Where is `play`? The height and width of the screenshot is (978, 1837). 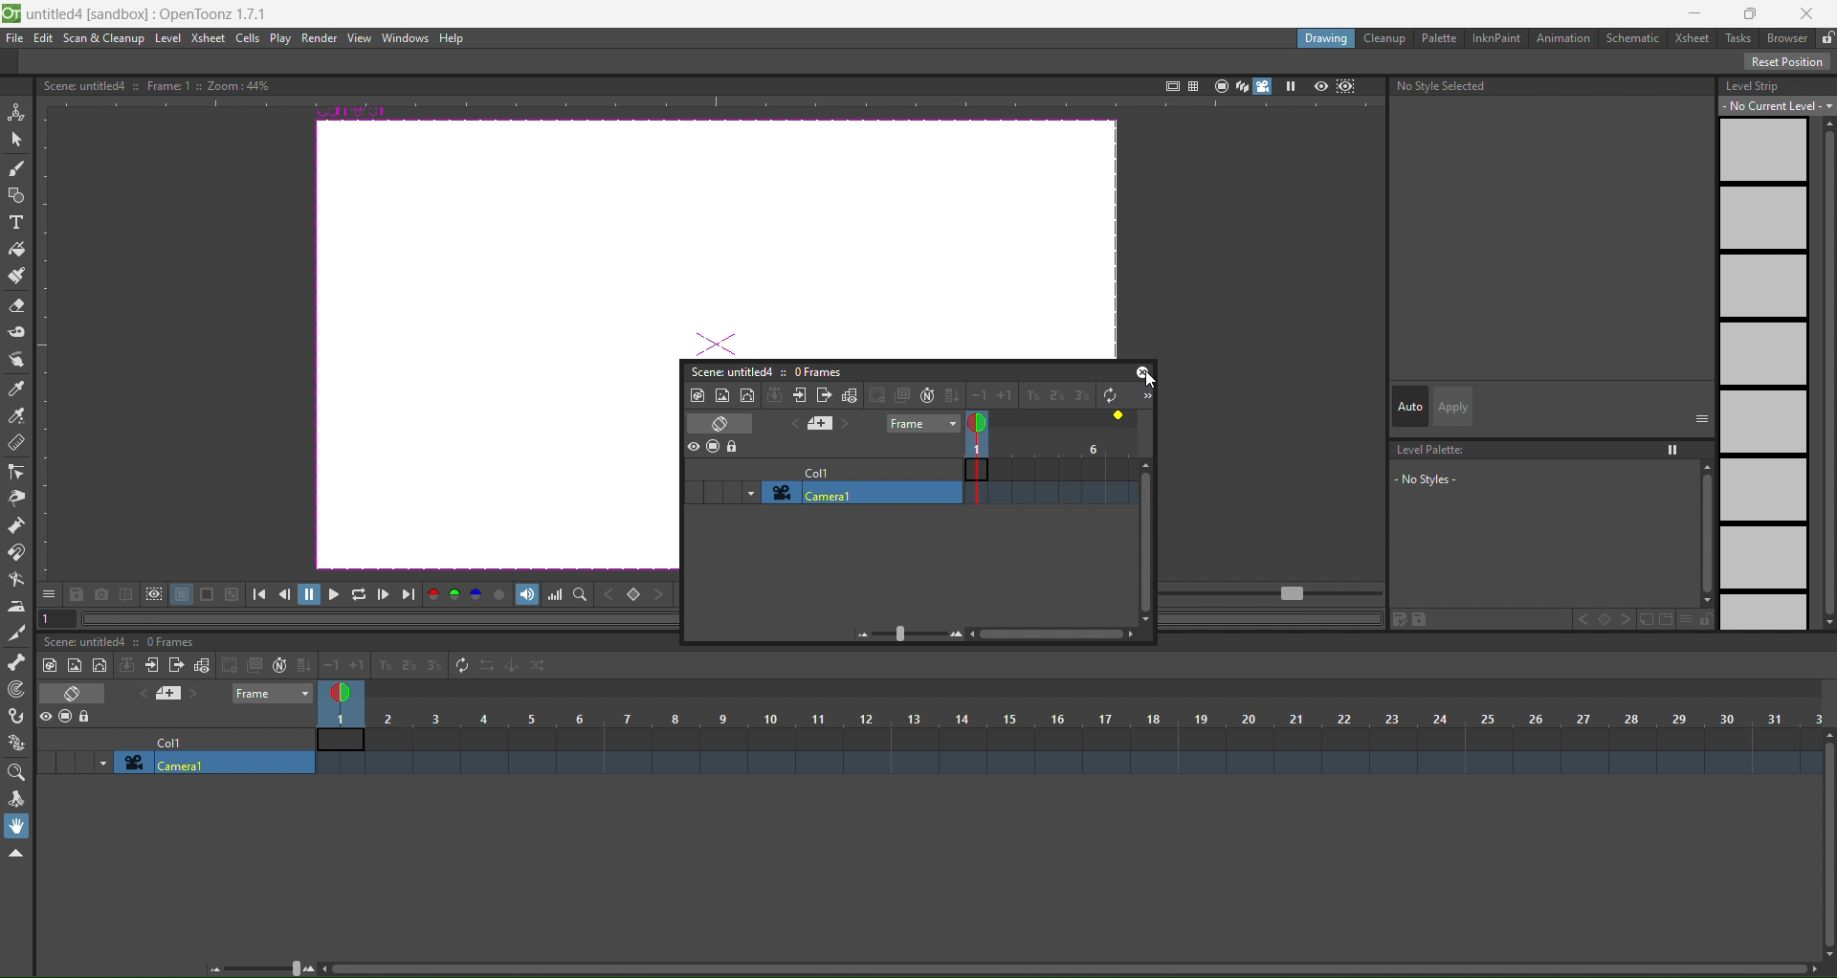 play is located at coordinates (280, 39).